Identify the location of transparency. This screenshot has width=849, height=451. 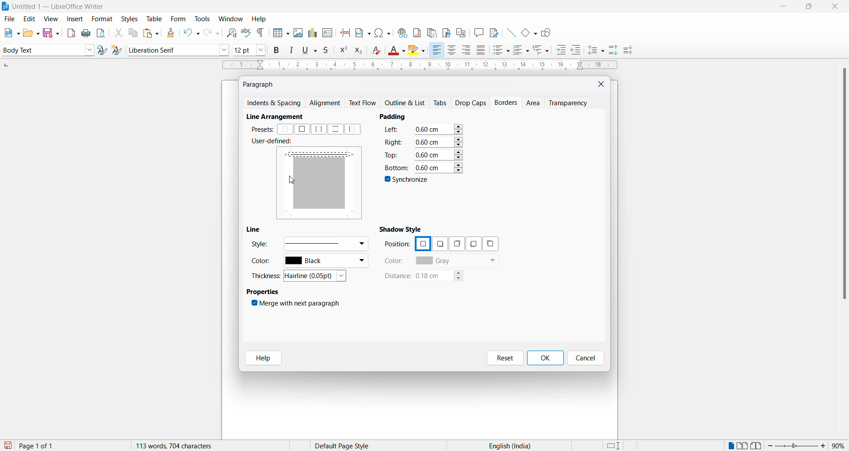
(571, 103).